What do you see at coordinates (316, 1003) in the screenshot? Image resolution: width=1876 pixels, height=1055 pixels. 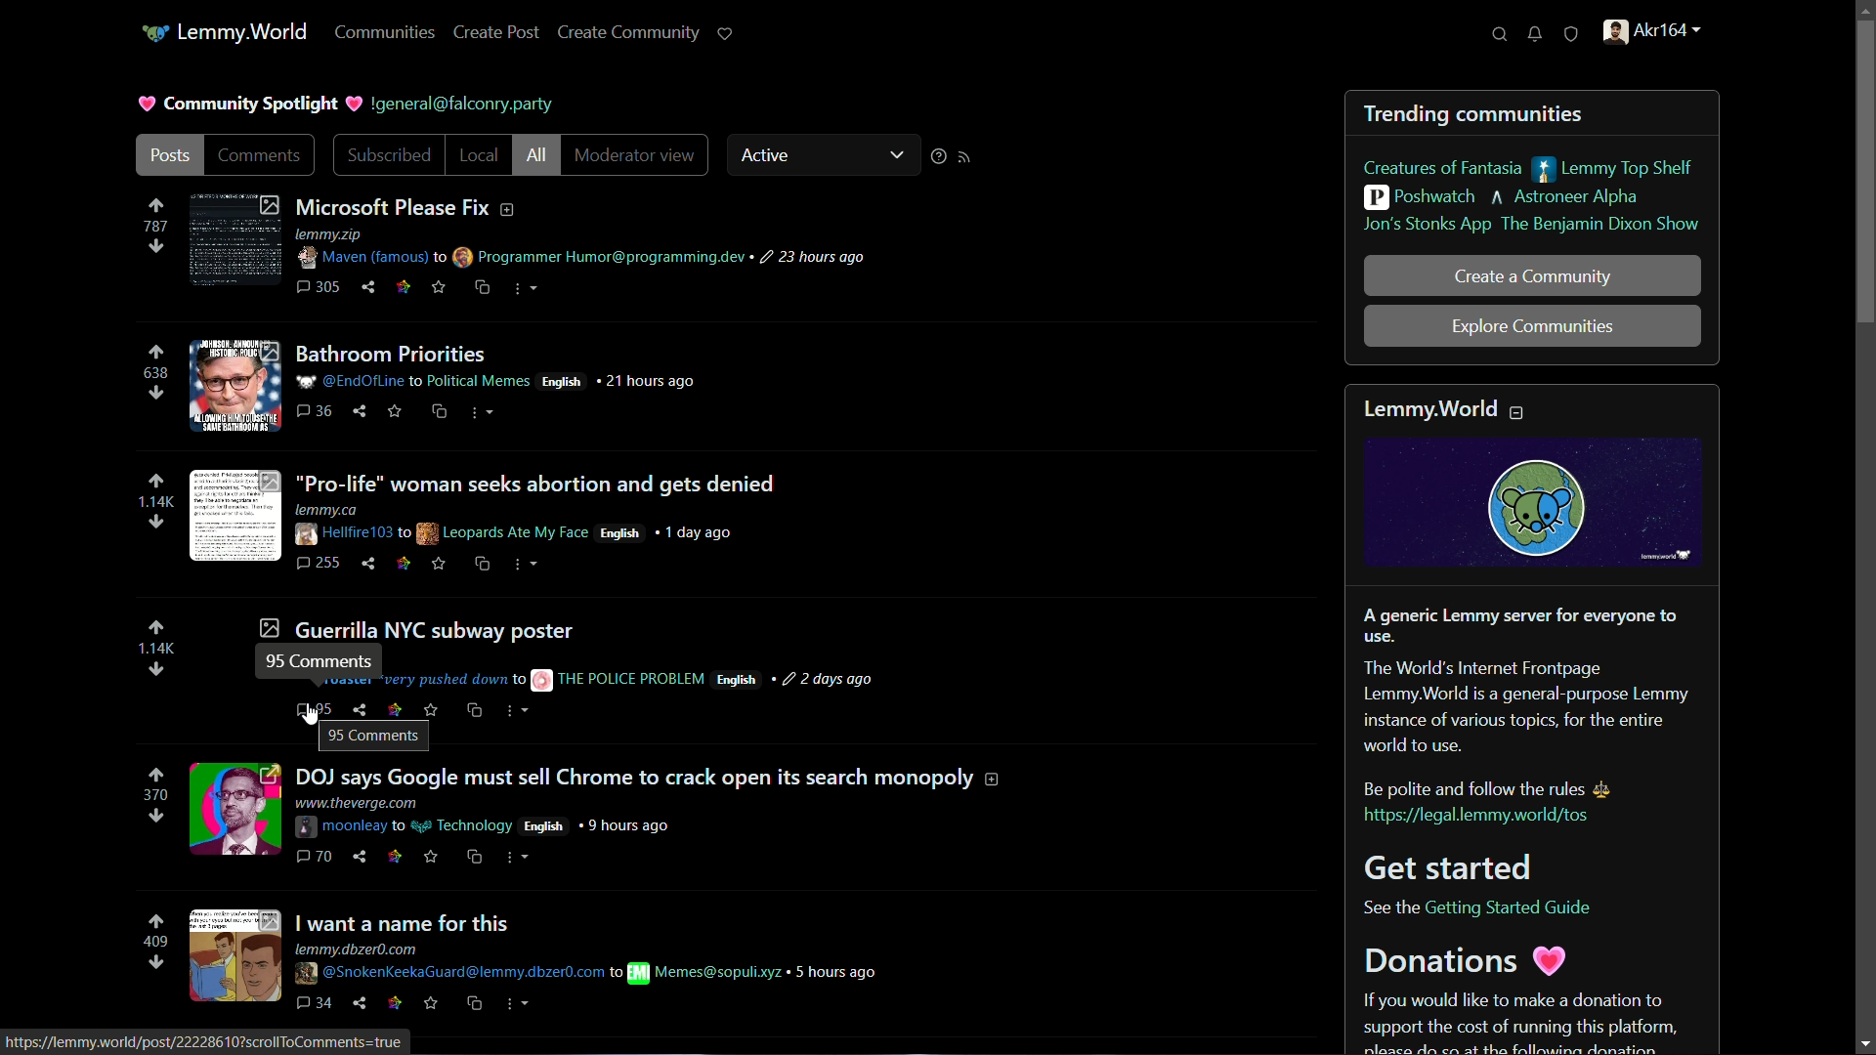 I see `34 comments` at bounding box center [316, 1003].